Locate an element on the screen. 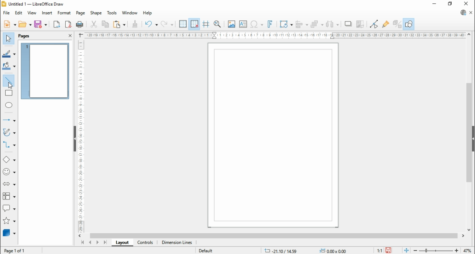  insert text box is located at coordinates (242, 24).